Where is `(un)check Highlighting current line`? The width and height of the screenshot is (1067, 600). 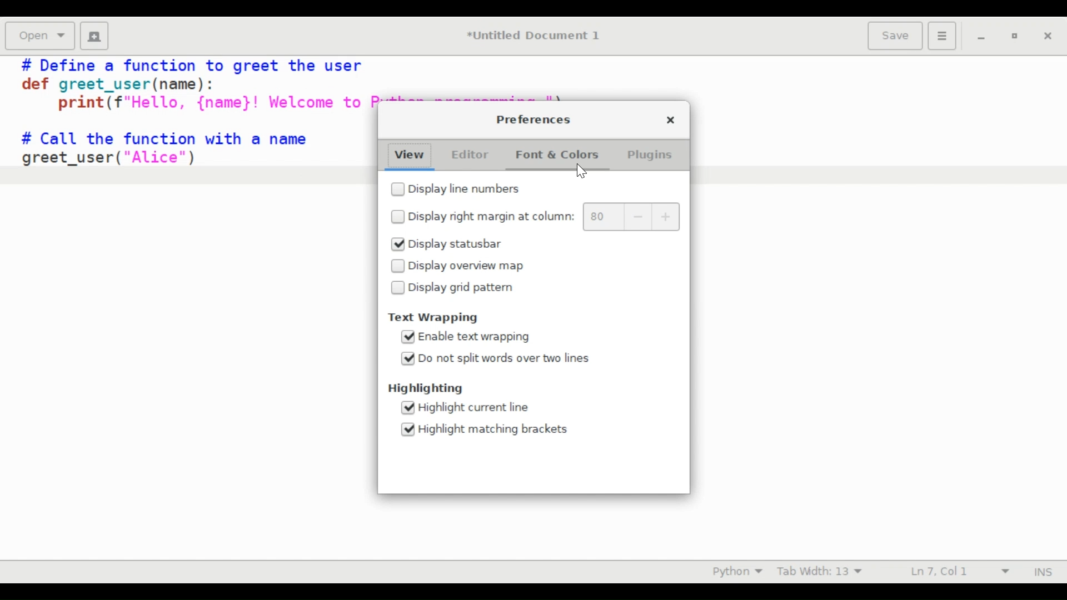 (un)check Highlighting current line is located at coordinates (466, 408).